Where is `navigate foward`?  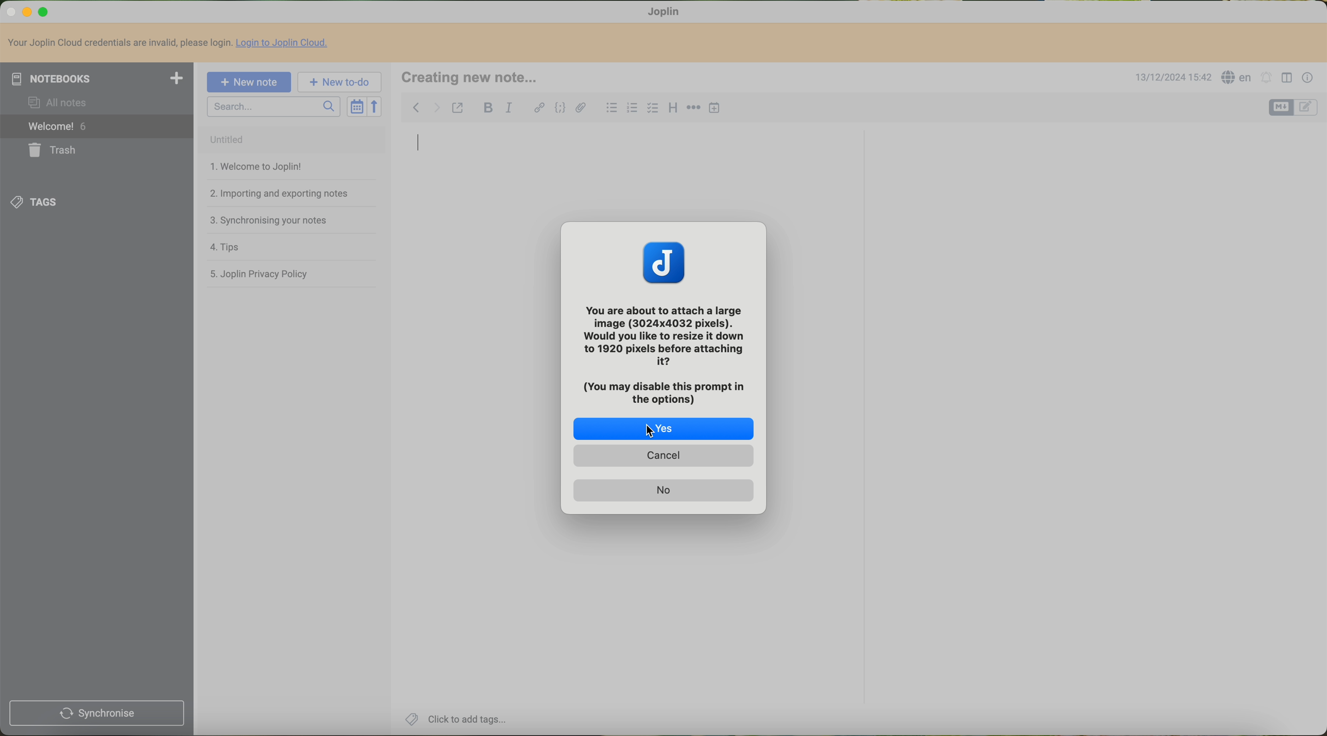
navigate foward is located at coordinates (437, 108).